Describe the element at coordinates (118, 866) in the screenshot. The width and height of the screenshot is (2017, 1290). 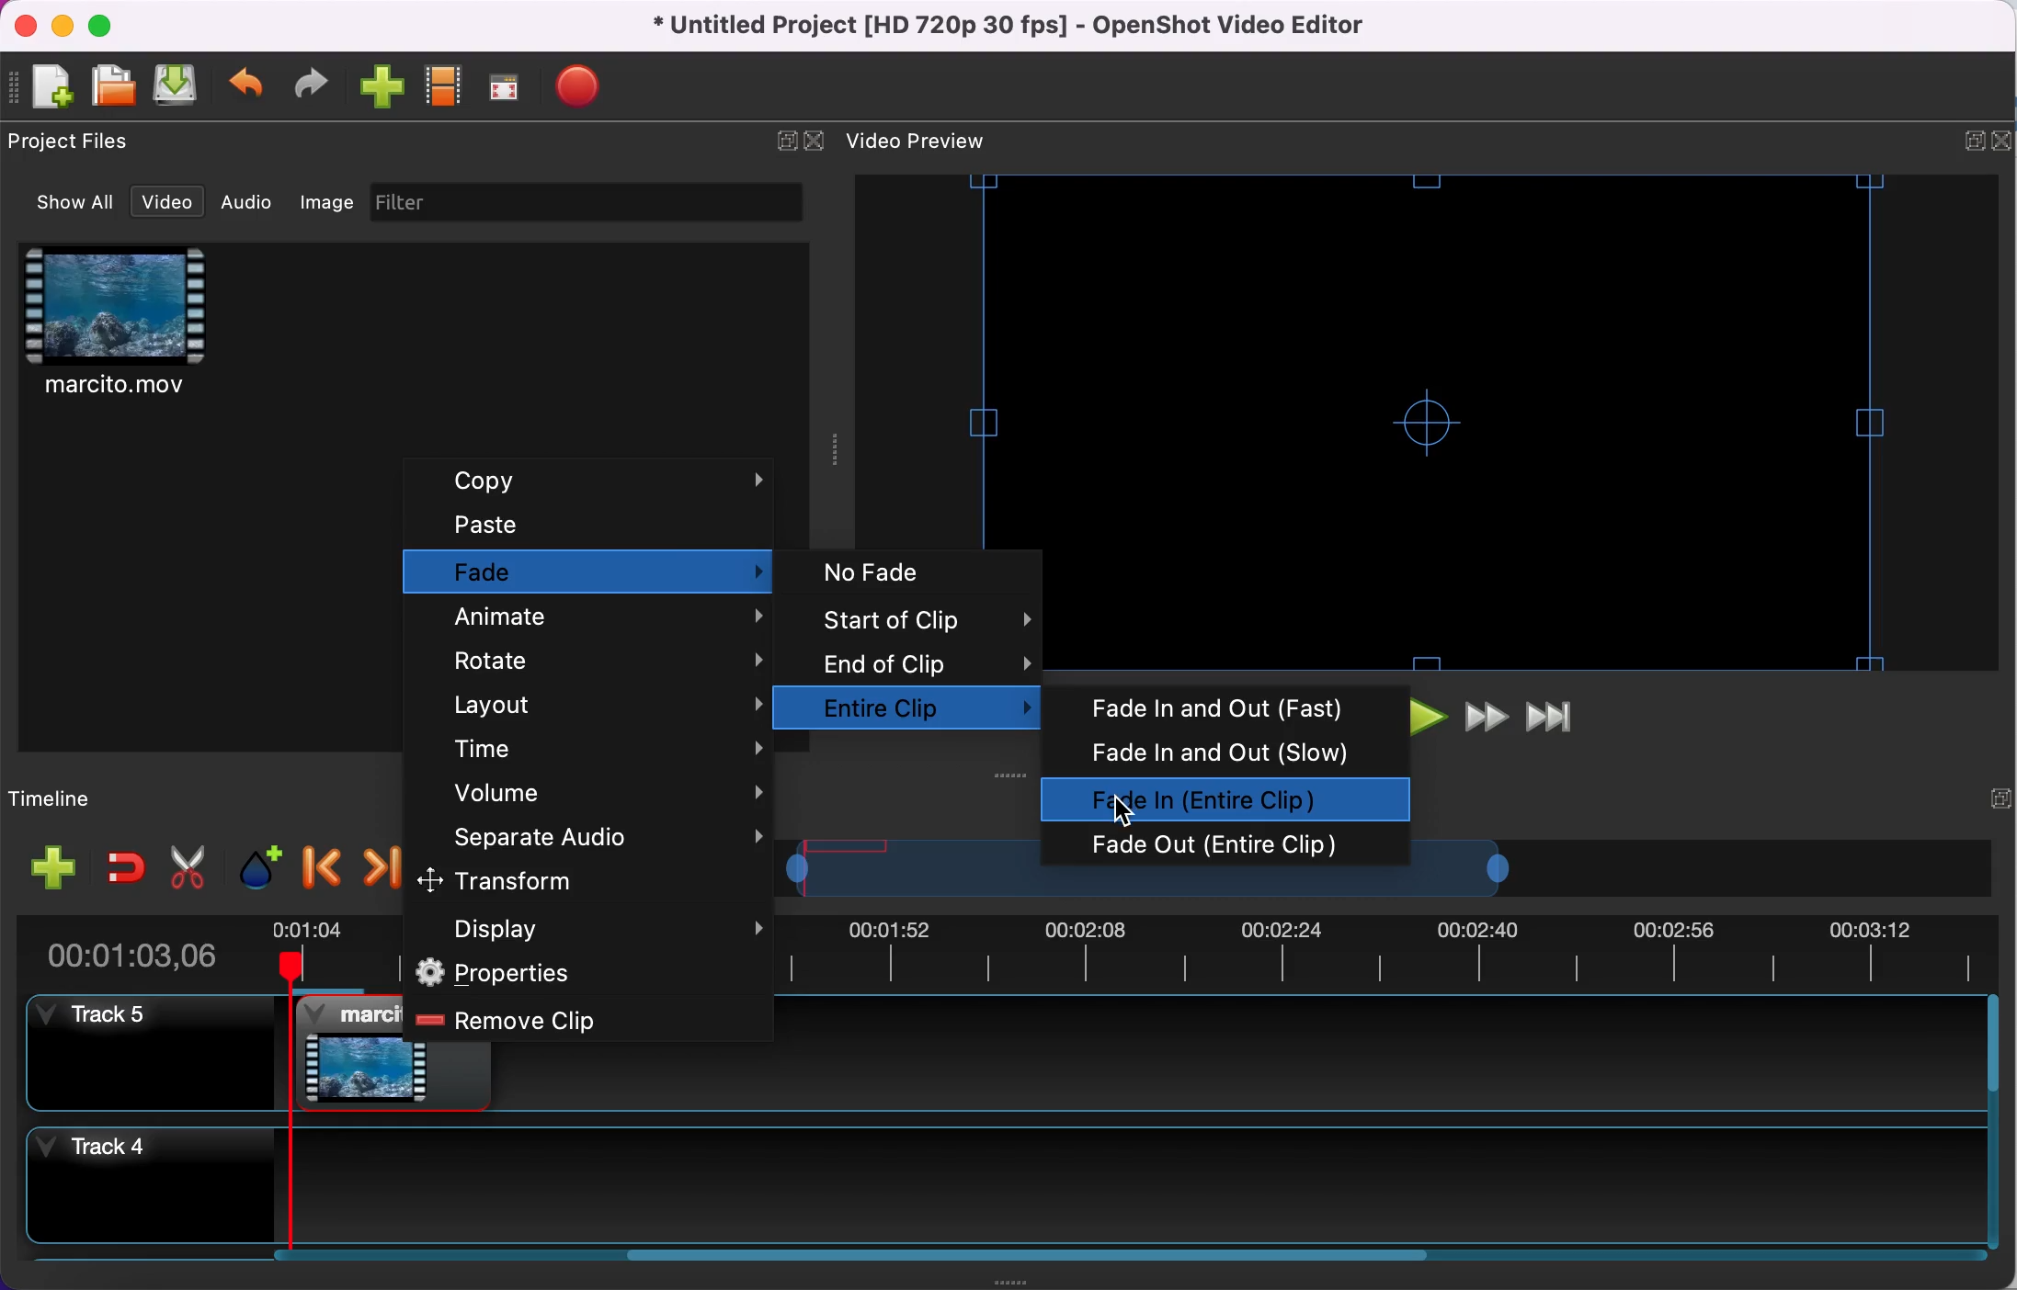
I see `enable snapping` at that location.